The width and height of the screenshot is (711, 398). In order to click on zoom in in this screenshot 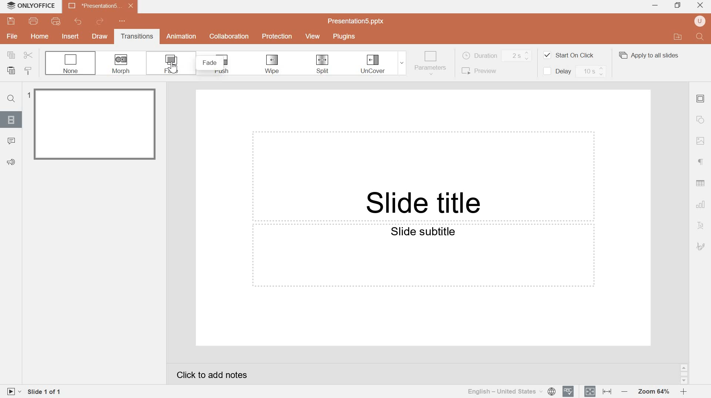, I will do `click(683, 391)`.